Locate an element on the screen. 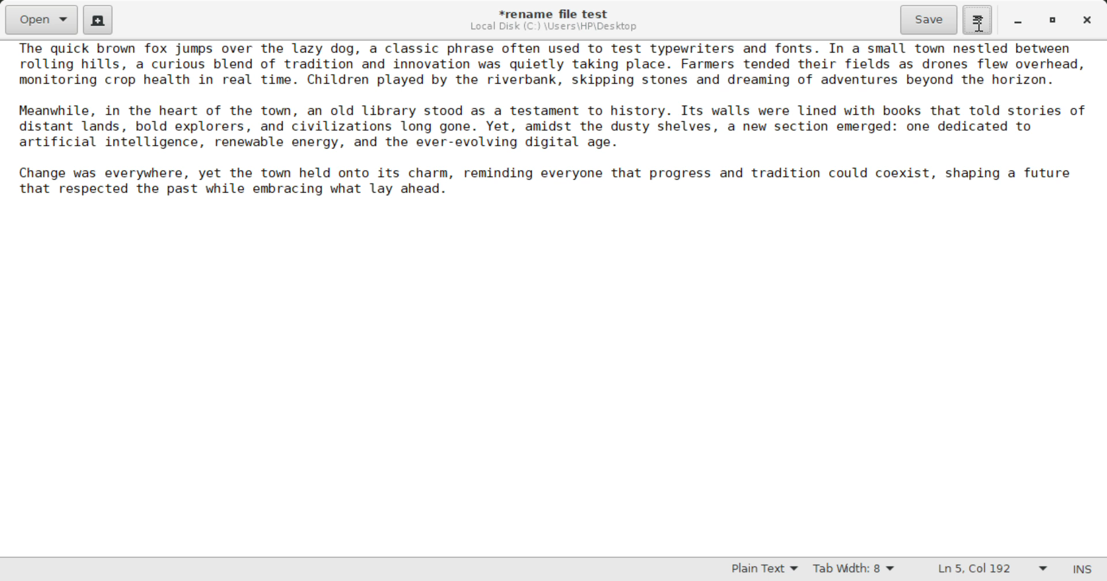  Sample text about a charming town is located at coordinates (553, 124).